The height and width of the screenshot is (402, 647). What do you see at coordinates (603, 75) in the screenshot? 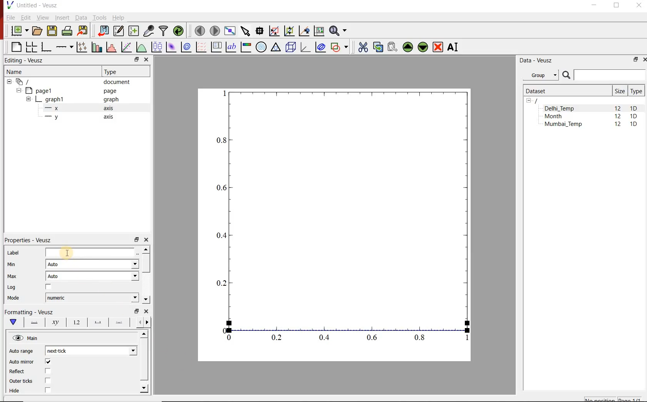
I see `SEARCH DATASETS` at bounding box center [603, 75].